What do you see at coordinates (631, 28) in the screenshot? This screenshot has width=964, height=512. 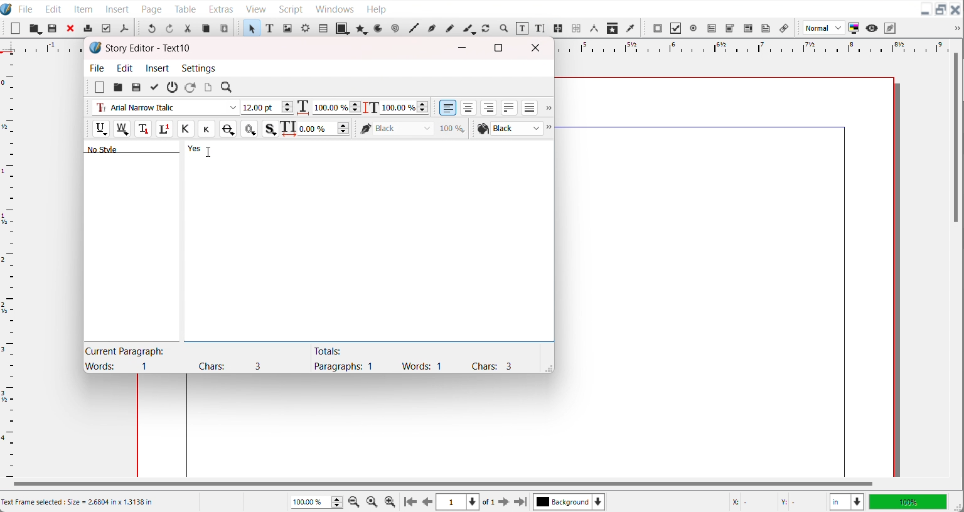 I see `Eye Dropper` at bounding box center [631, 28].